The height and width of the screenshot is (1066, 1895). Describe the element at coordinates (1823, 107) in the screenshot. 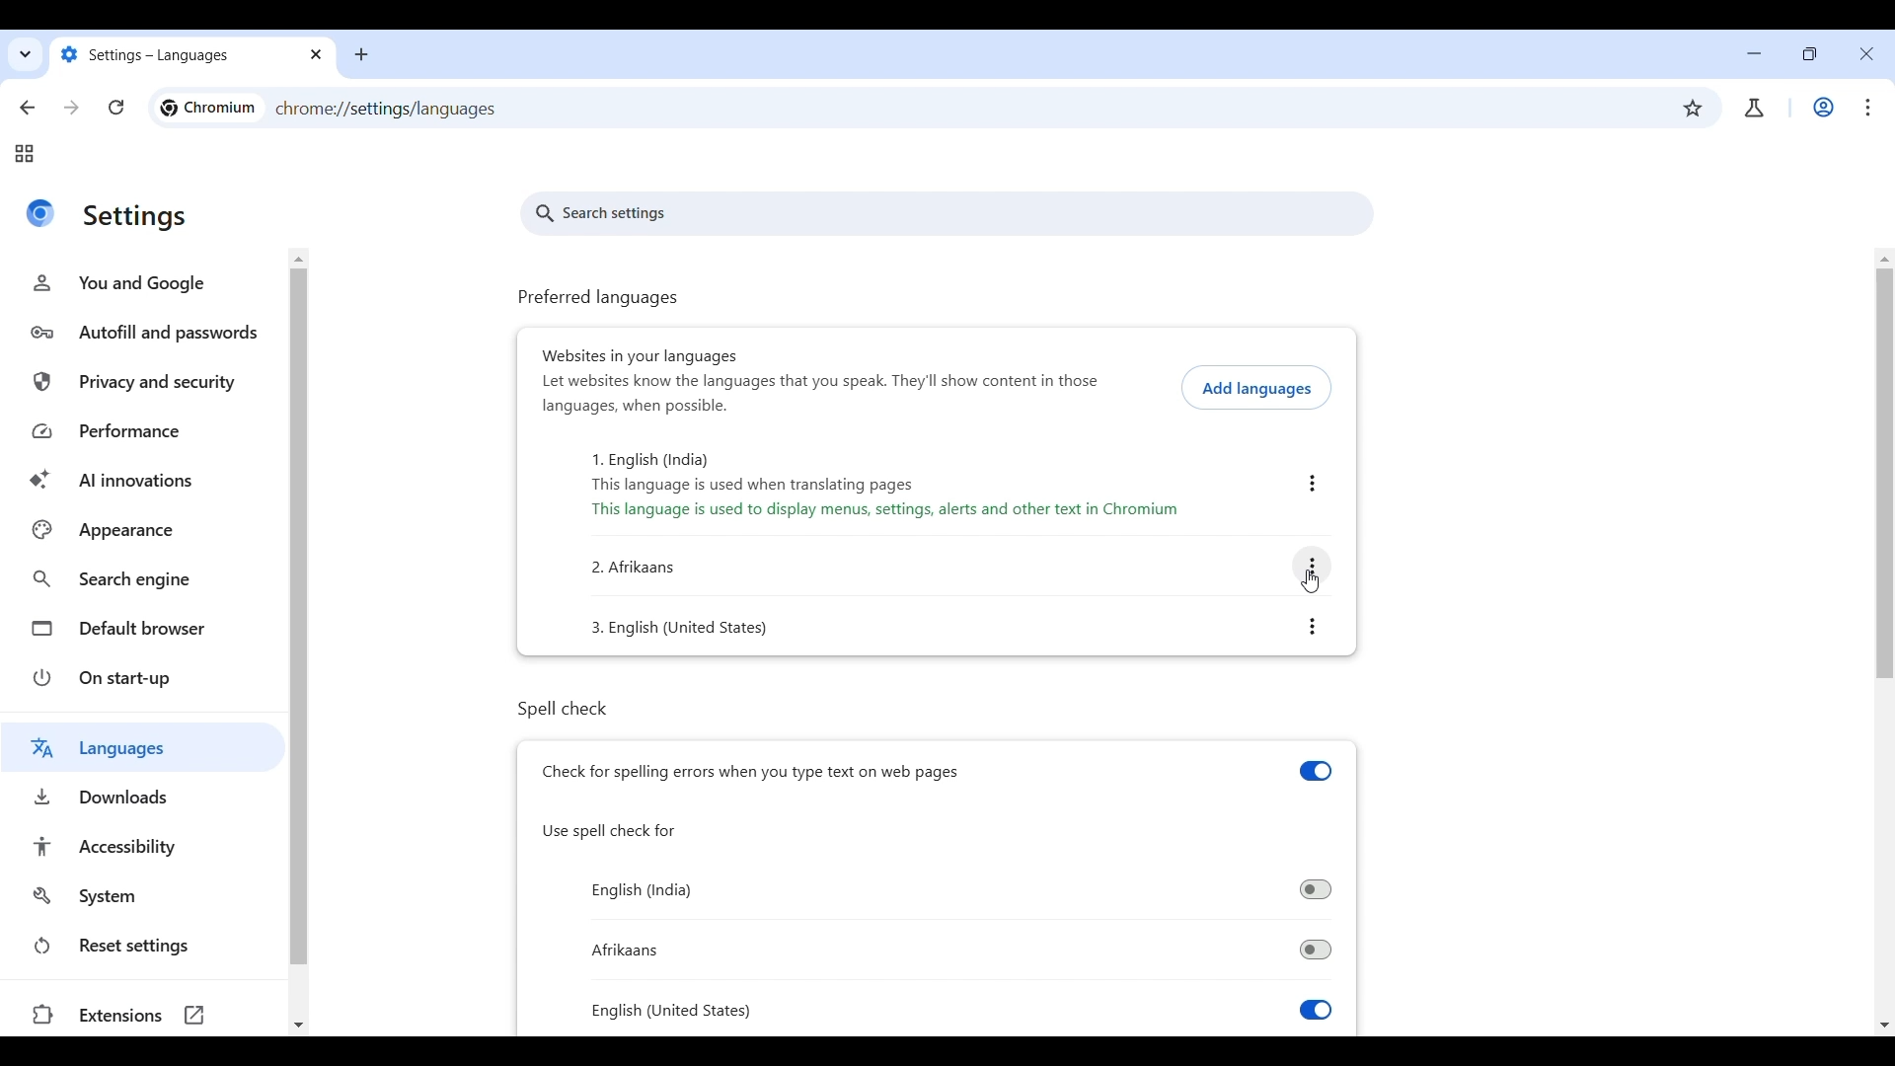

I see `Work` at that location.